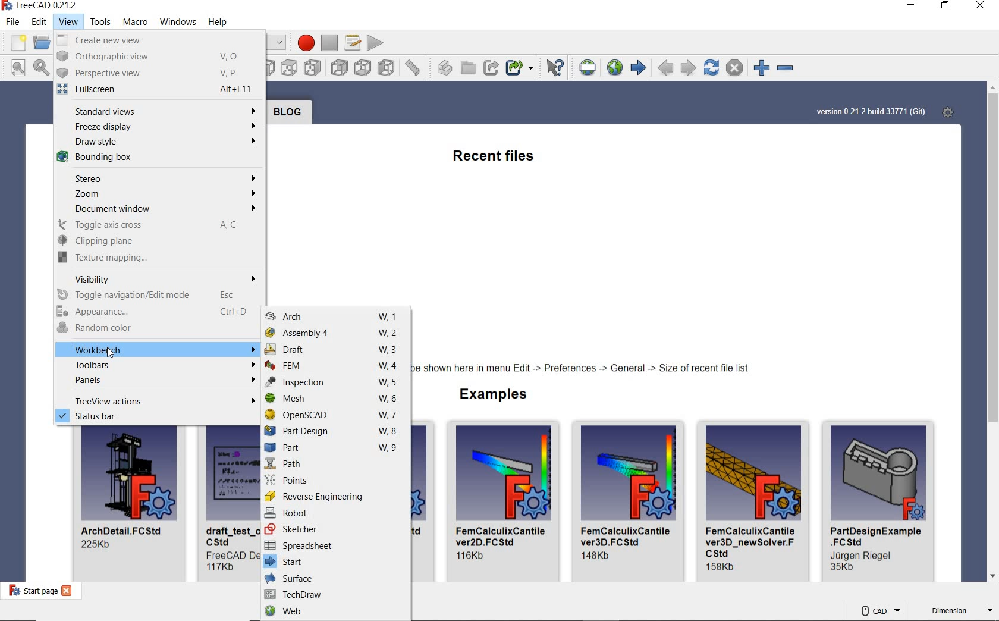 The width and height of the screenshot is (999, 621). What do you see at coordinates (333, 333) in the screenshot?
I see `assembly` at bounding box center [333, 333].